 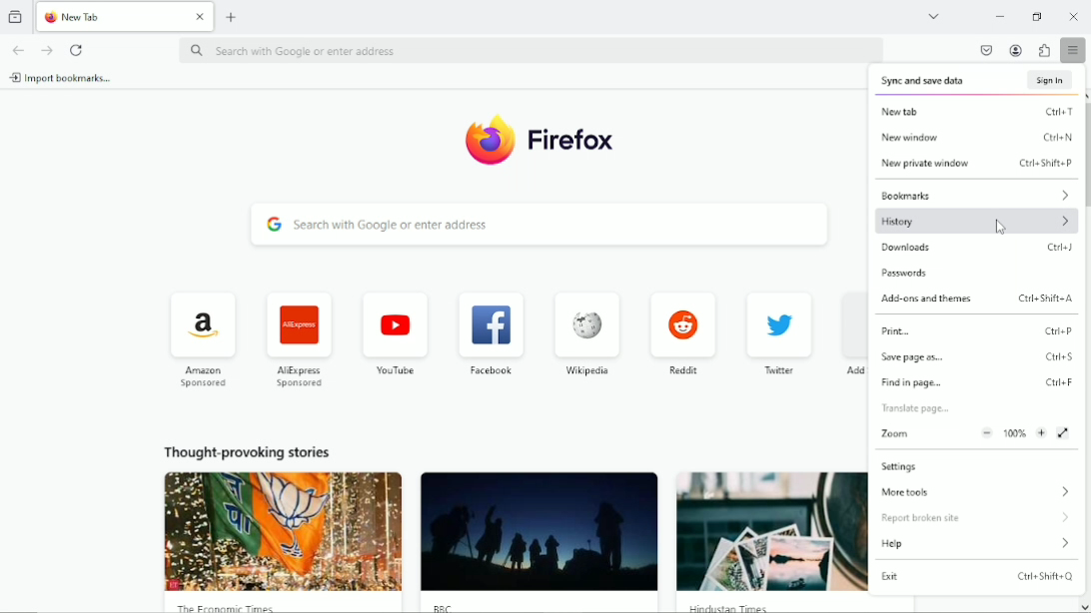 What do you see at coordinates (446, 606) in the screenshot?
I see `BBC` at bounding box center [446, 606].